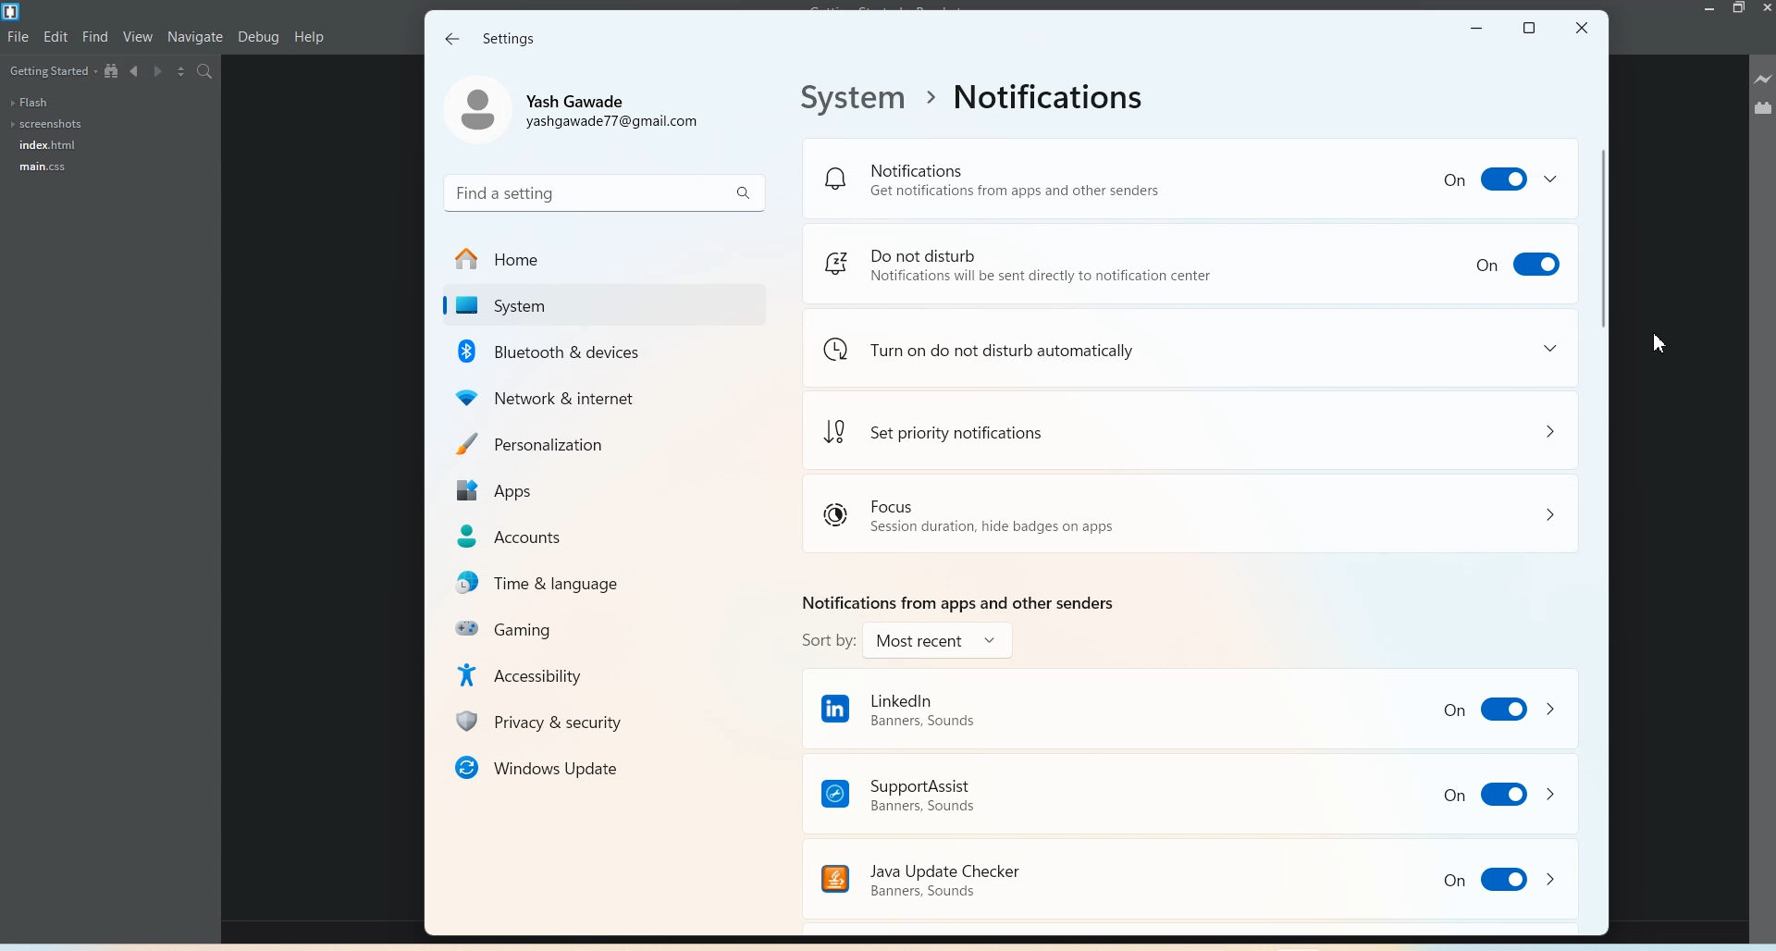 The width and height of the screenshot is (1776, 951). What do you see at coordinates (1658, 342) in the screenshot?
I see `Cursor` at bounding box center [1658, 342].